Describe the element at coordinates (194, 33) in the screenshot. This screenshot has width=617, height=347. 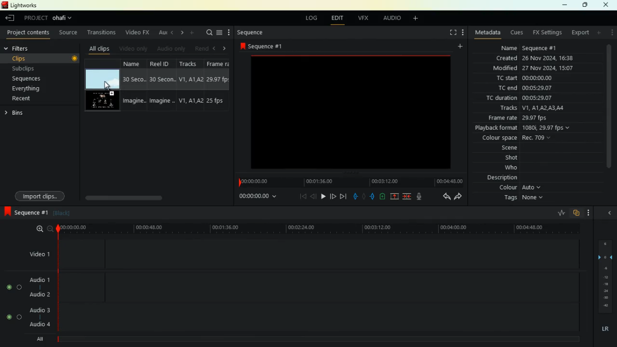
I see `add` at that location.